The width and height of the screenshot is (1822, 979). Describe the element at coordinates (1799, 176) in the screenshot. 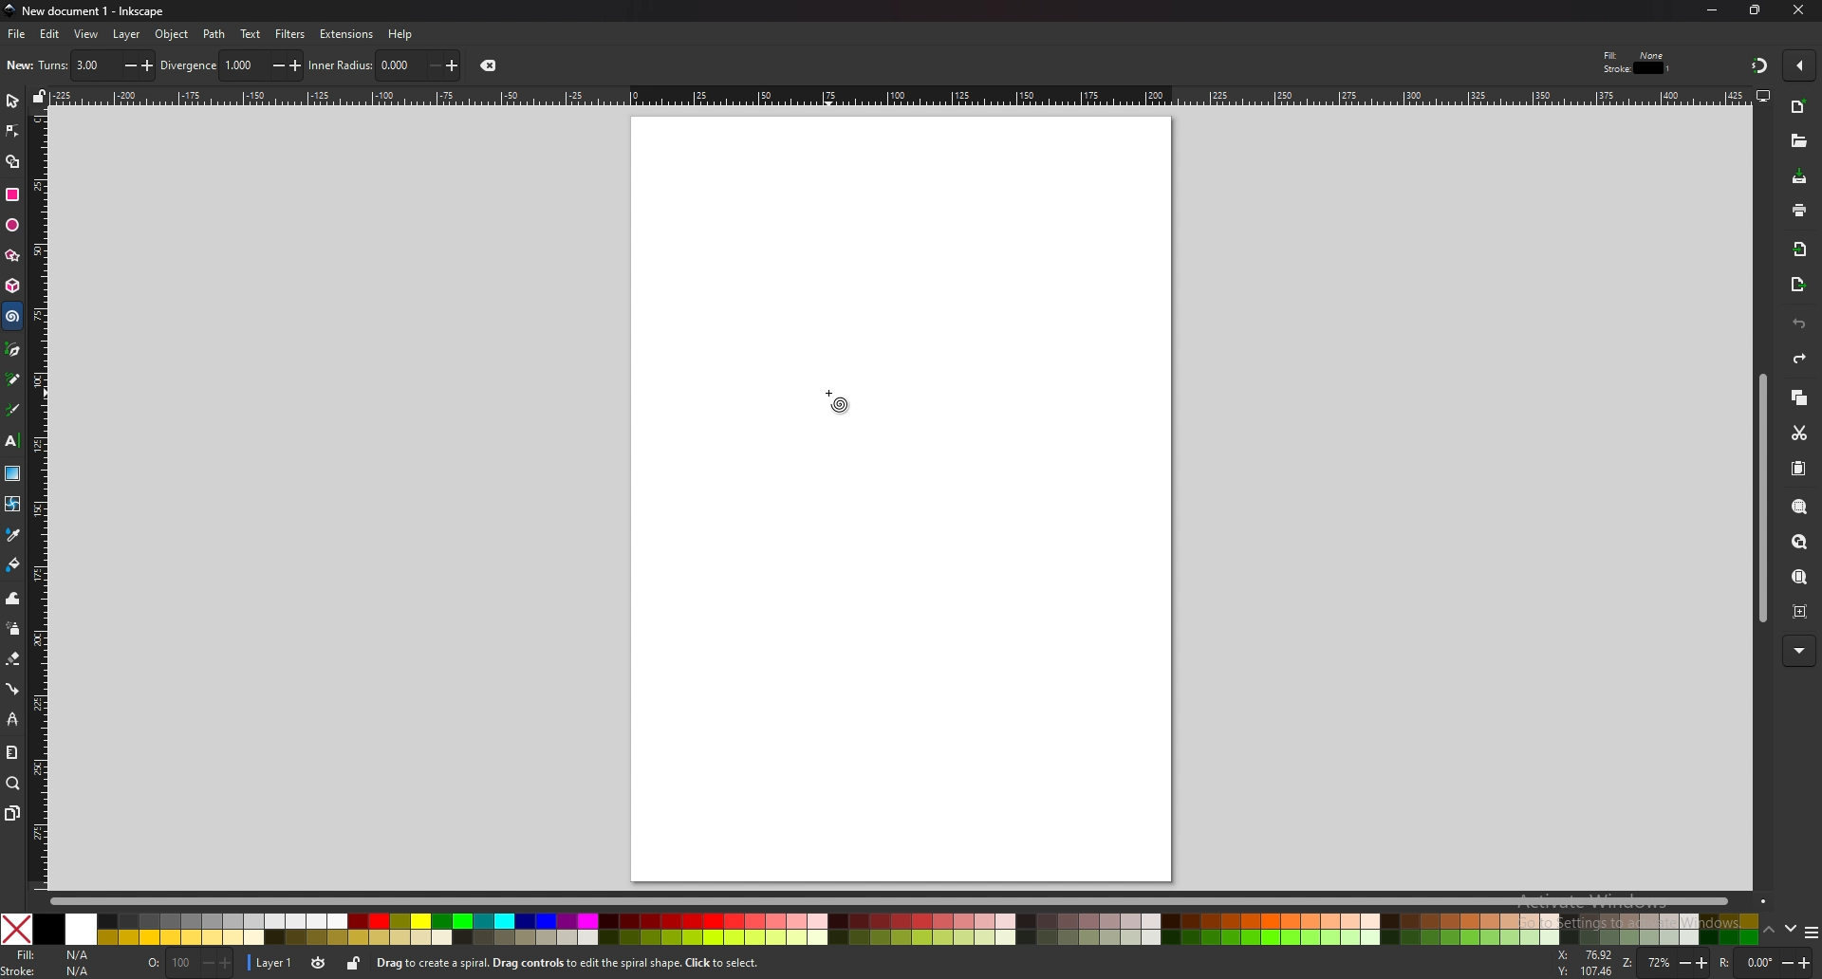

I see `save` at that location.